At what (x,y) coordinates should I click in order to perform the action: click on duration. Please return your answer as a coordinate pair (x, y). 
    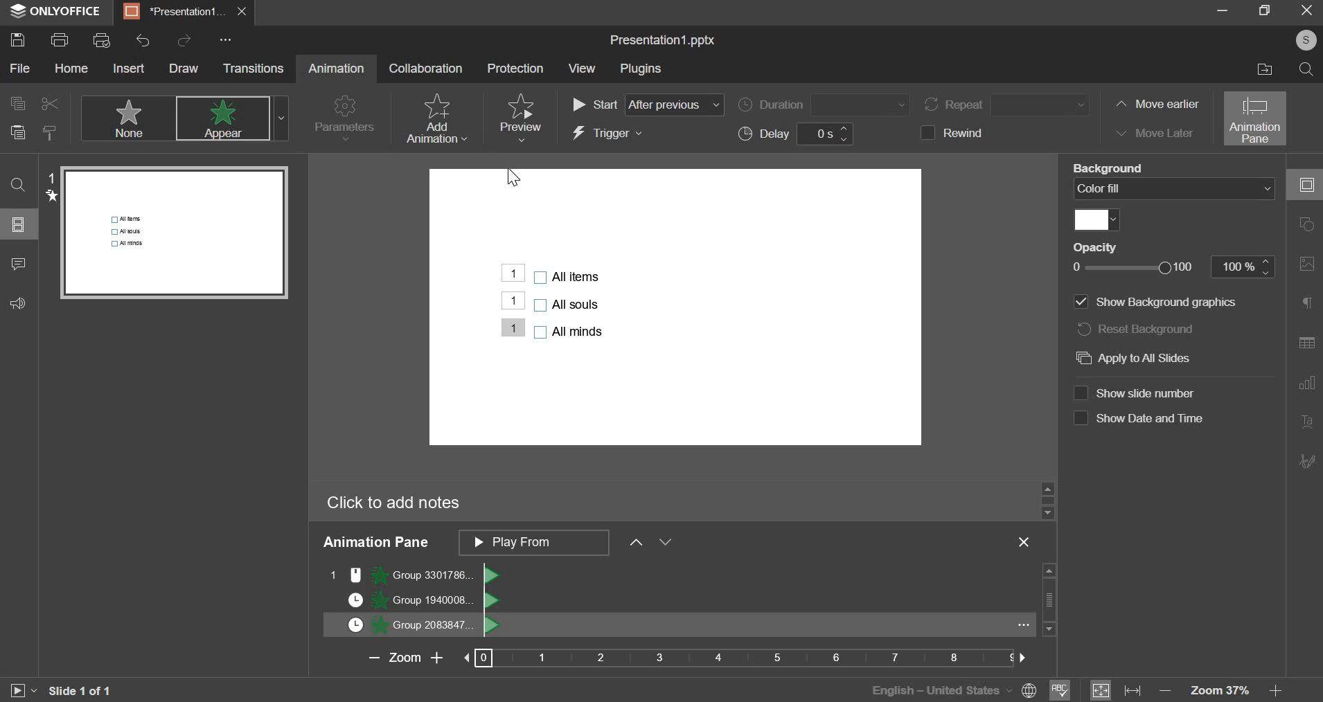
    Looking at the image, I should click on (822, 105).